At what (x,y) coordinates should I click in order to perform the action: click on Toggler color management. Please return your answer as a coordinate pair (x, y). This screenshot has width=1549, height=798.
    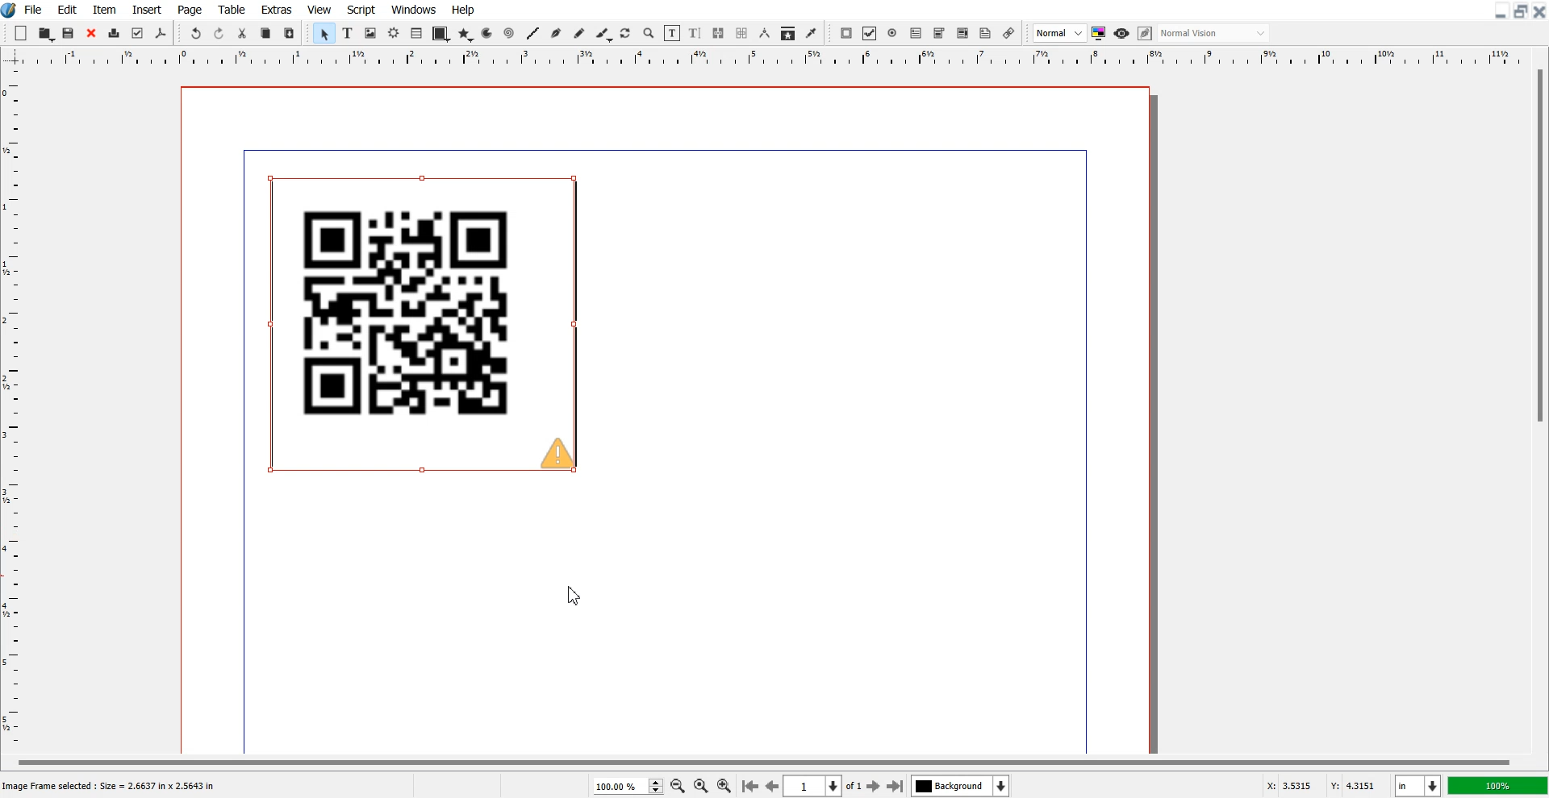
    Looking at the image, I should click on (1099, 33).